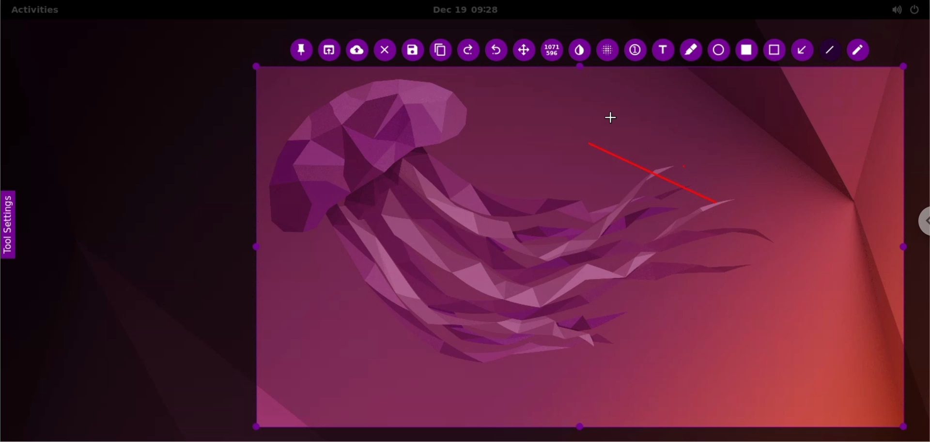 The width and height of the screenshot is (930, 442). Describe the element at coordinates (719, 50) in the screenshot. I see `ellipse` at that location.